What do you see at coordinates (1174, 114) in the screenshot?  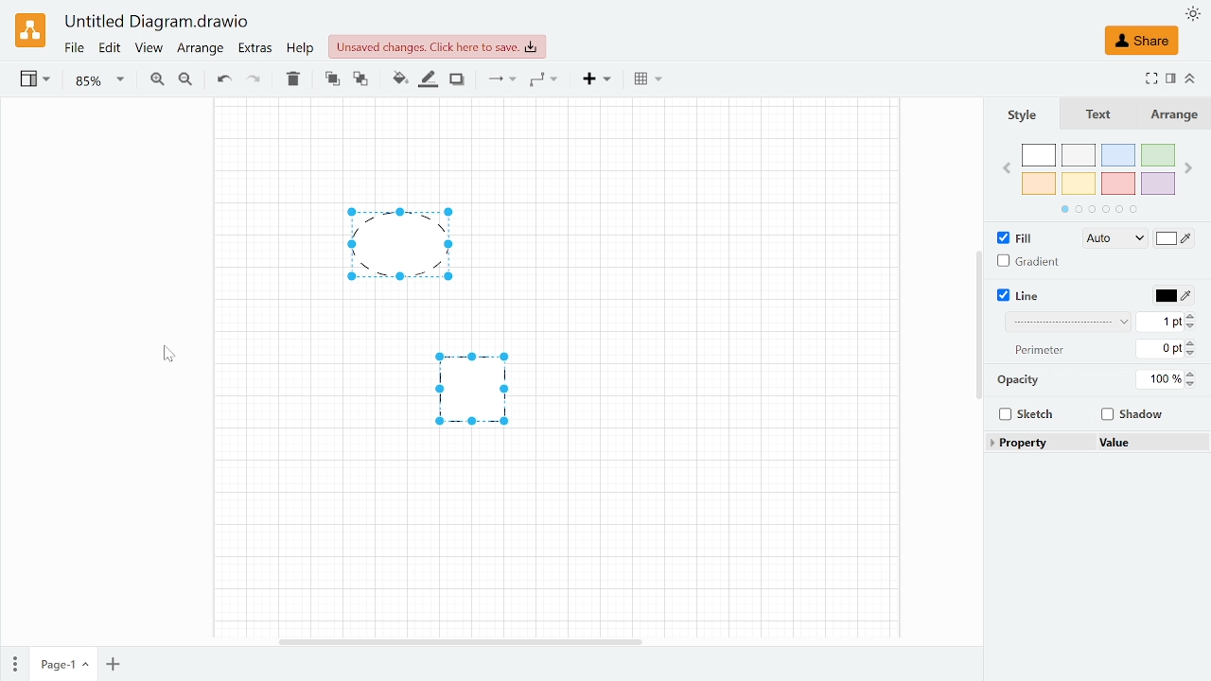 I see `Arrange` at bounding box center [1174, 114].